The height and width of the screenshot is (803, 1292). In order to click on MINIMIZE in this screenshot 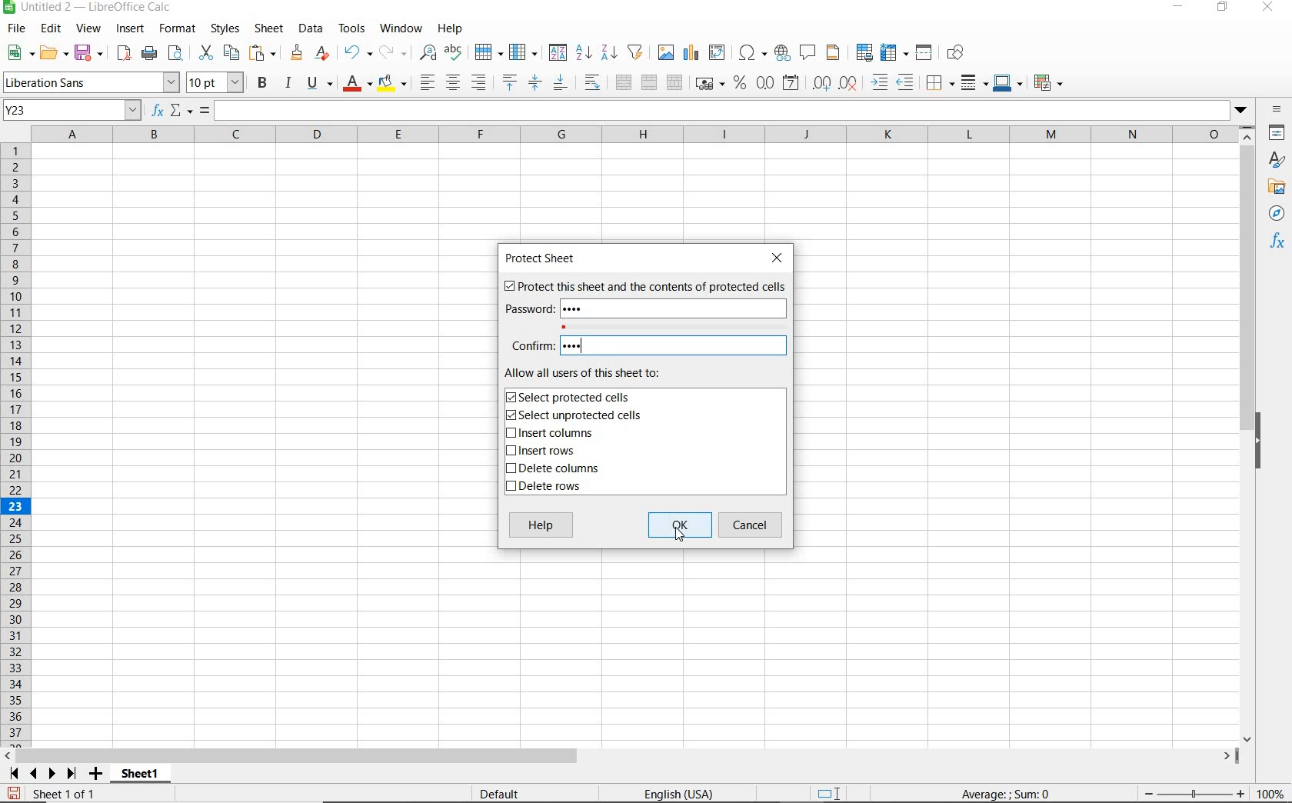, I will do `click(1180, 8)`.